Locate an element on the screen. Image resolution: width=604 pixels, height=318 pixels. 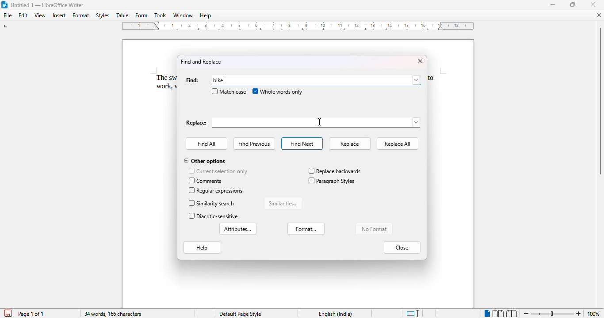
diacritic-sensitive is located at coordinates (214, 216).